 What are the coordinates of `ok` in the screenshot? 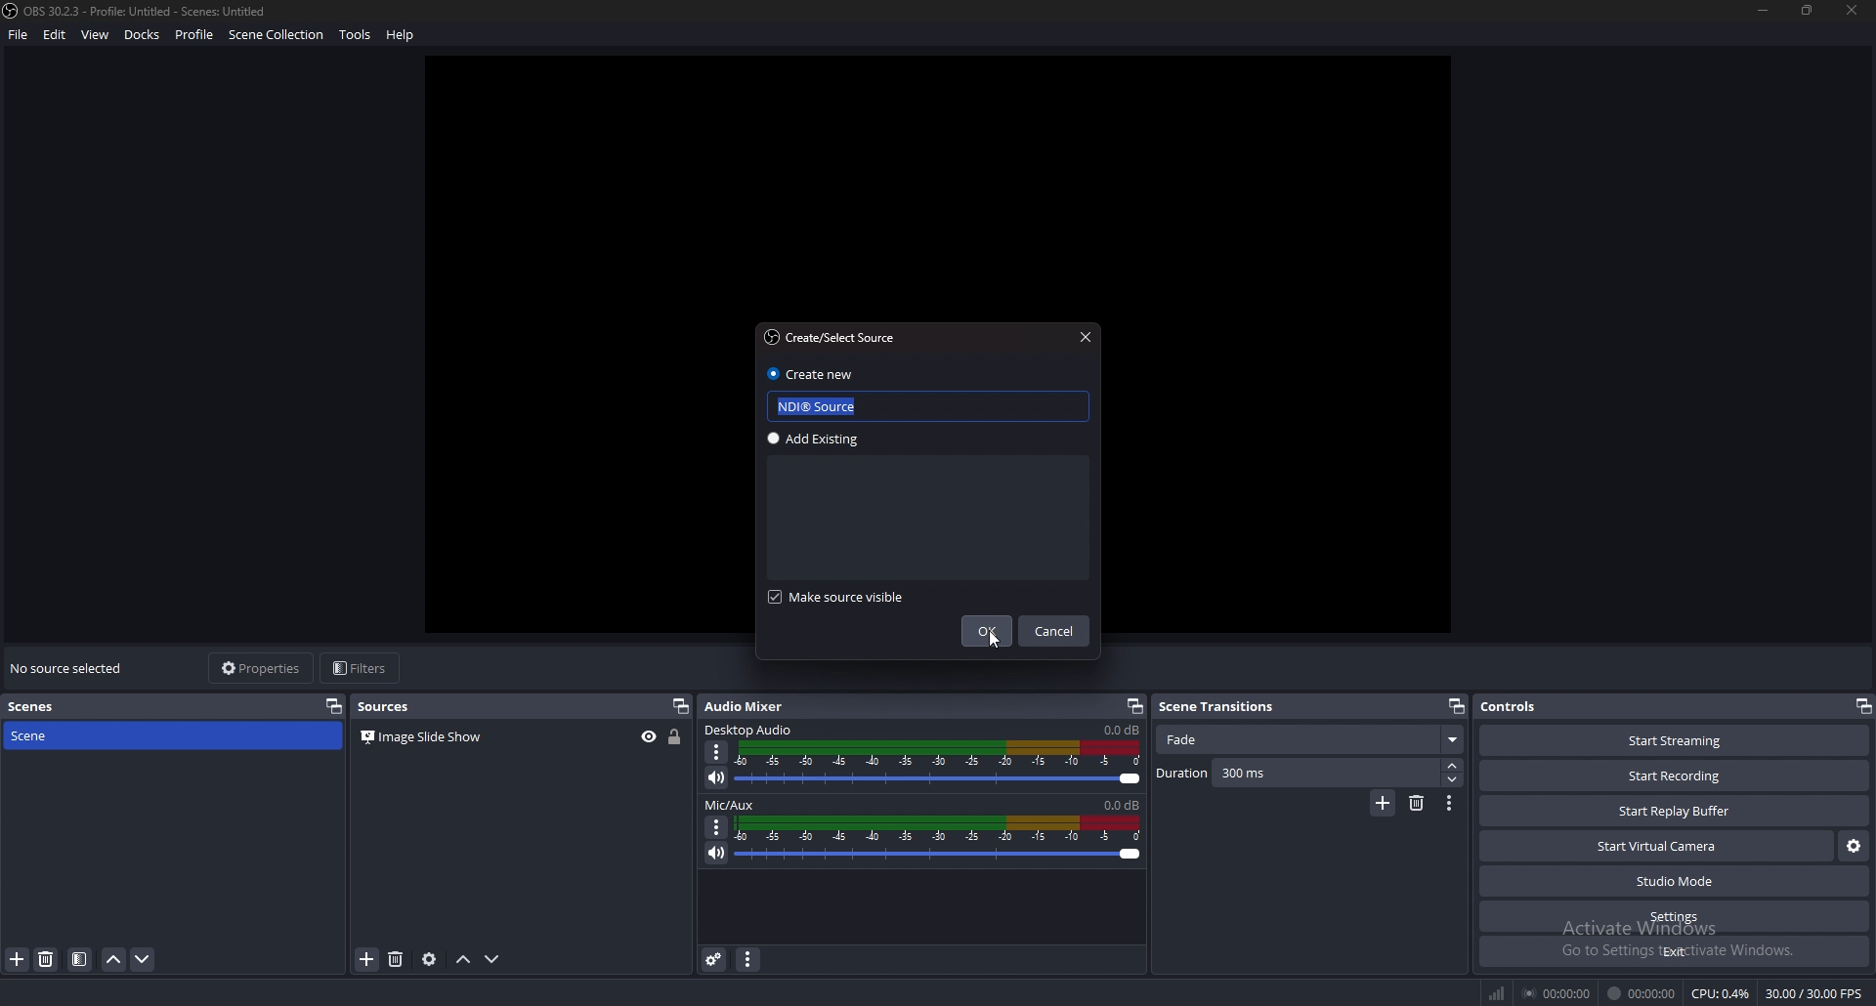 It's located at (987, 631).